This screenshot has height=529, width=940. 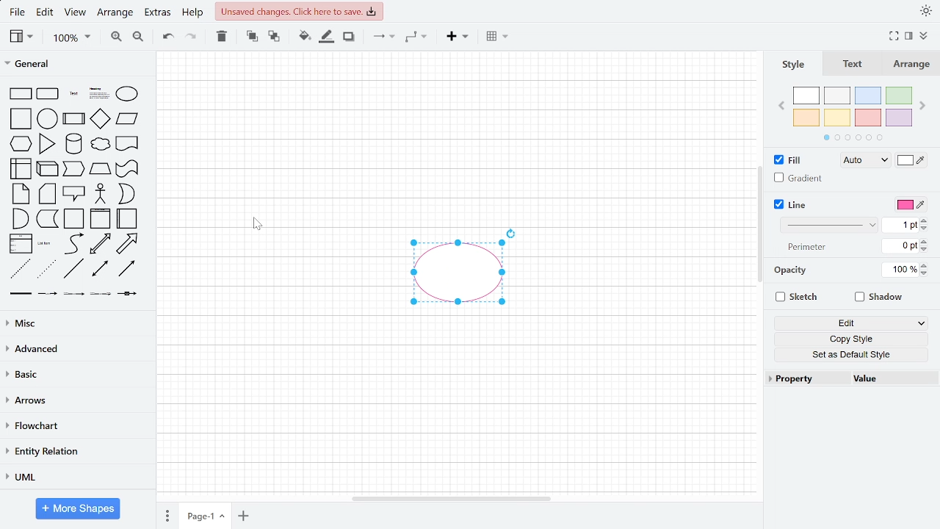 I want to click on cloud, so click(x=101, y=145).